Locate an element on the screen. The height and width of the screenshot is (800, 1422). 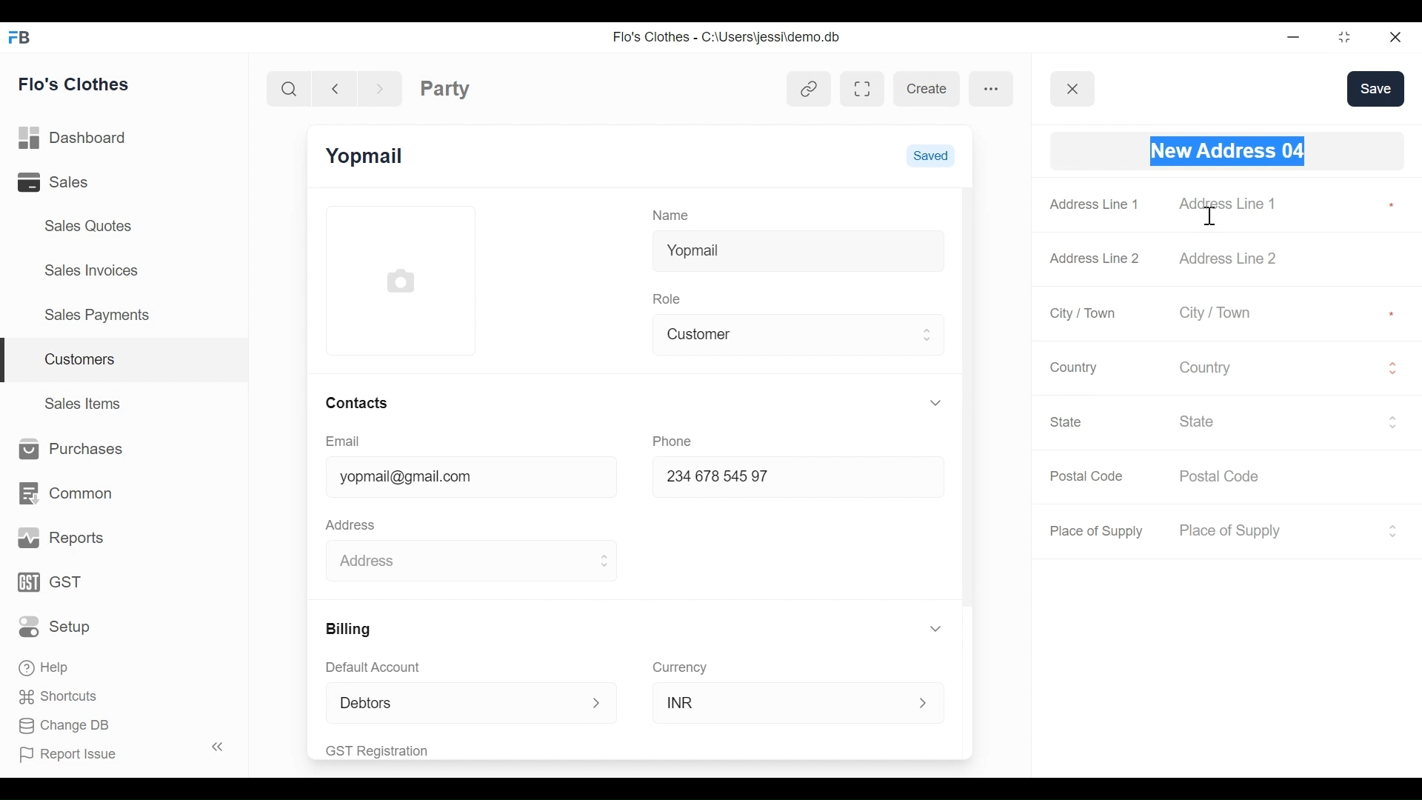
Help is located at coordinates (46, 665).